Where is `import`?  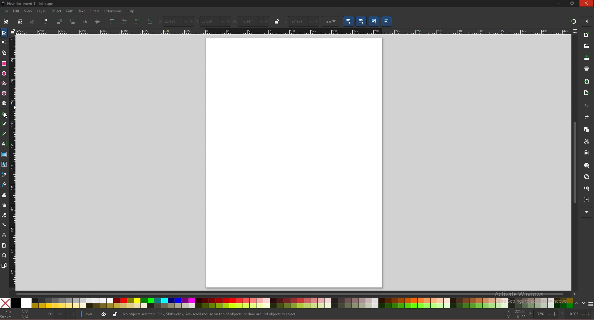
import is located at coordinates (588, 81).